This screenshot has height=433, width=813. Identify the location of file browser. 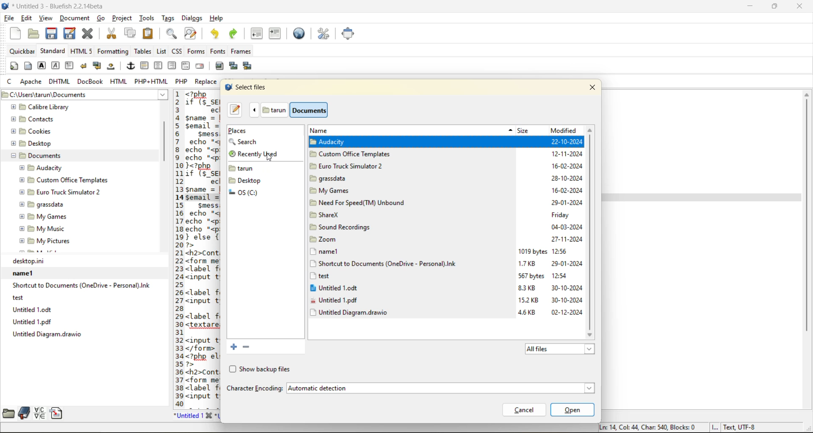
(8, 413).